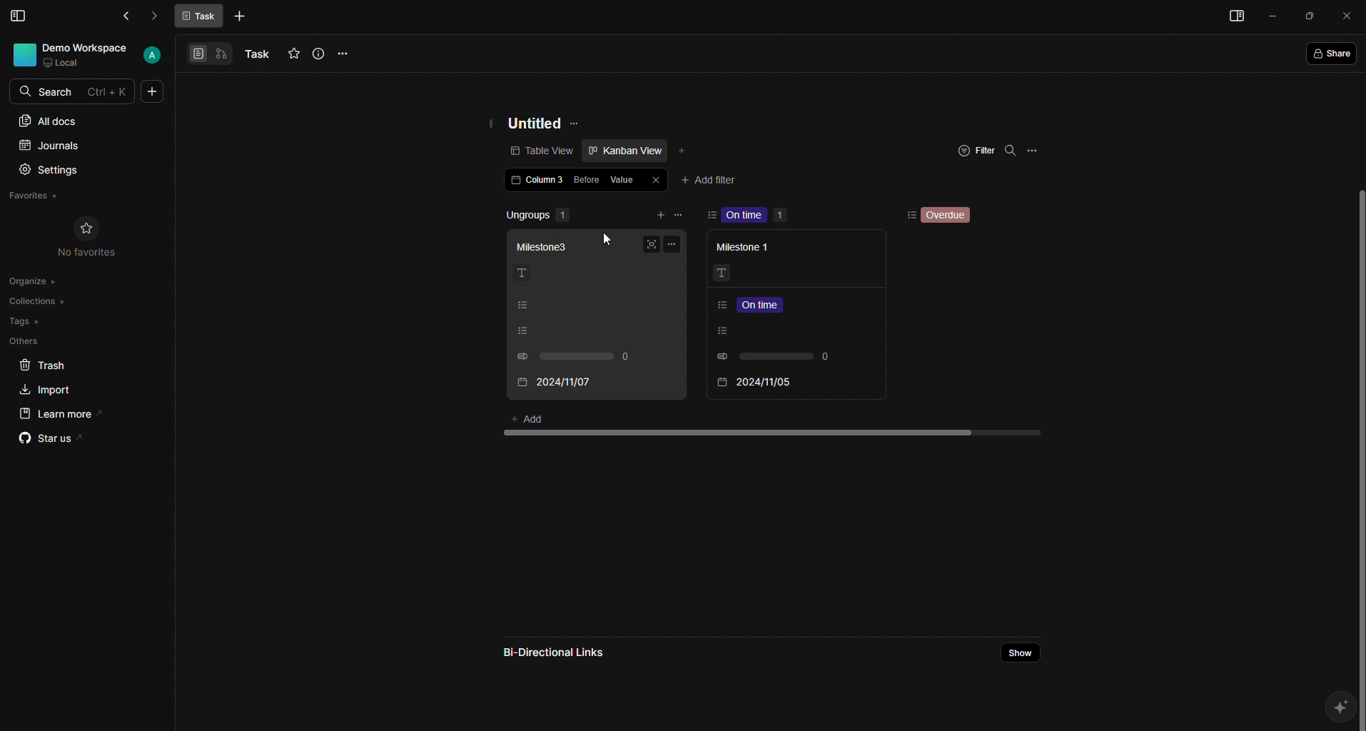 This screenshot has height=731, width=1366. What do you see at coordinates (622, 177) in the screenshot?
I see `Value` at bounding box center [622, 177].